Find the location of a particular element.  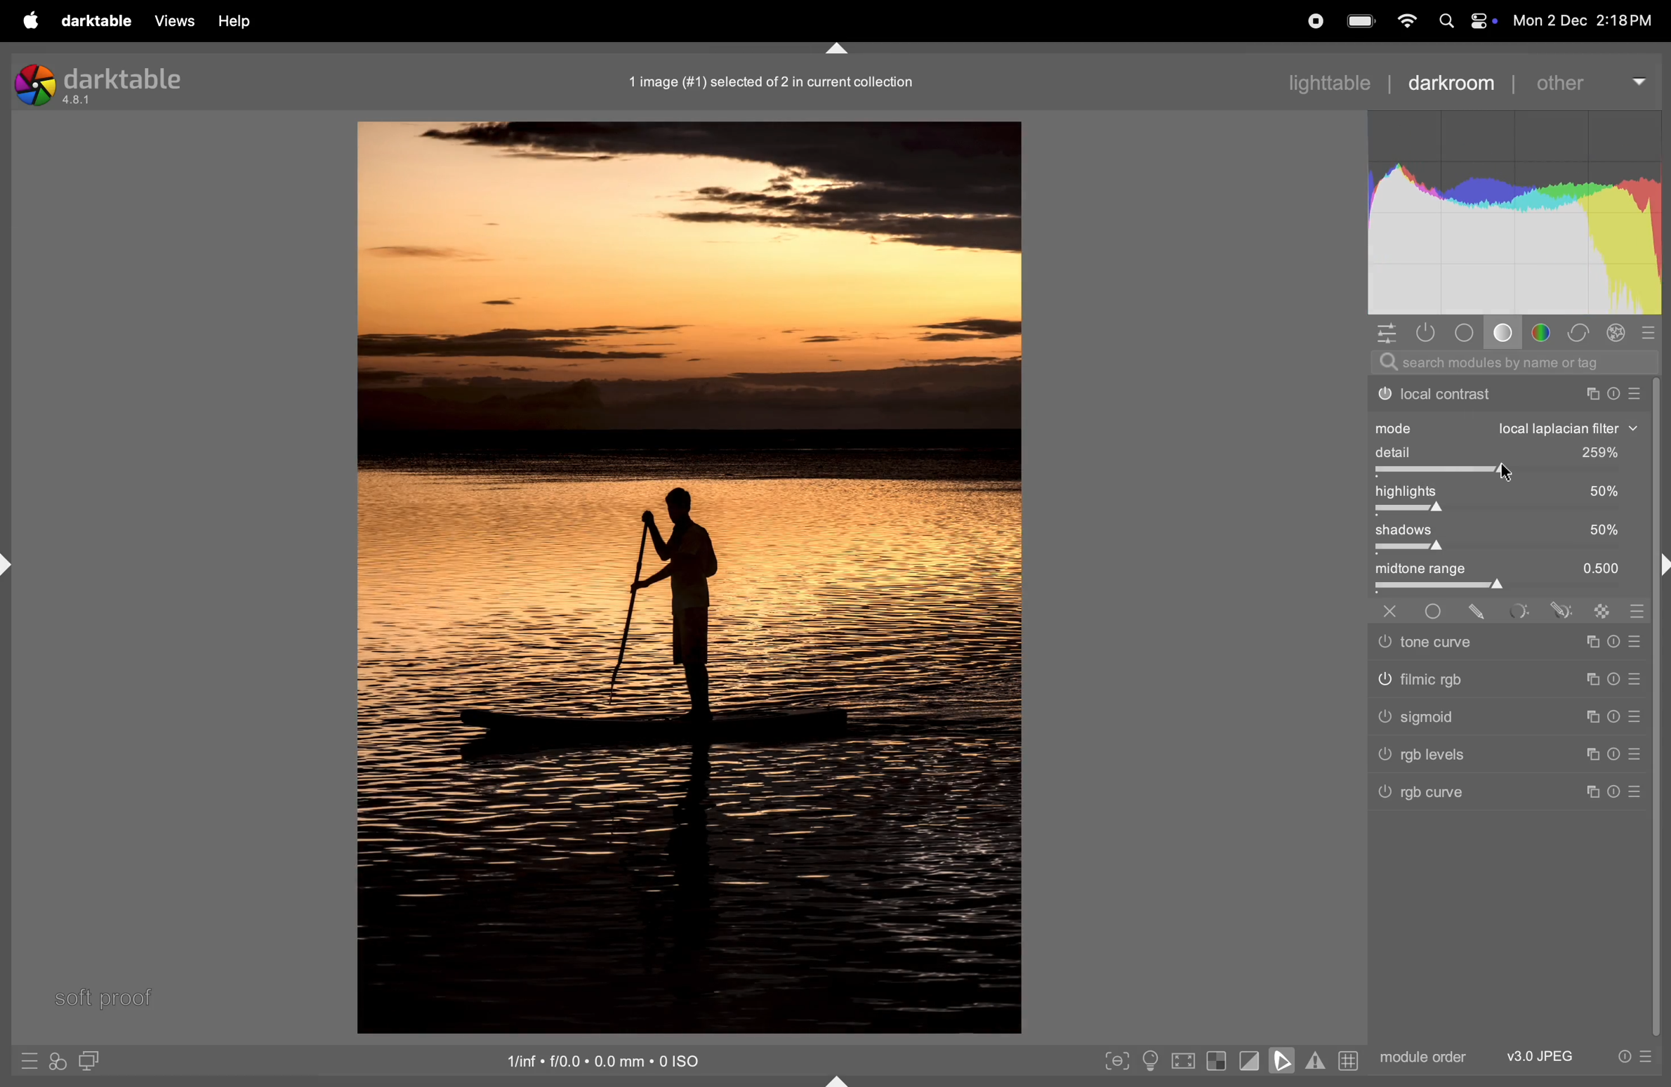

module order is located at coordinates (1420, 1057).